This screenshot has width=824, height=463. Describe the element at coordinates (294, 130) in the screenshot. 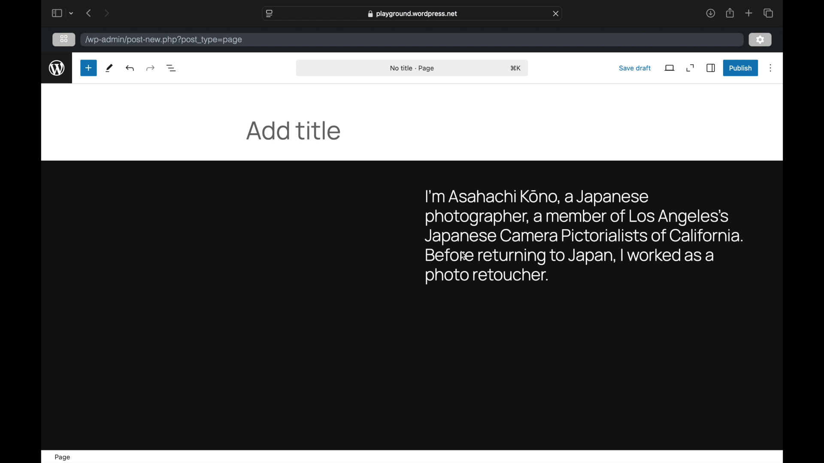

I see `add title` at that location.